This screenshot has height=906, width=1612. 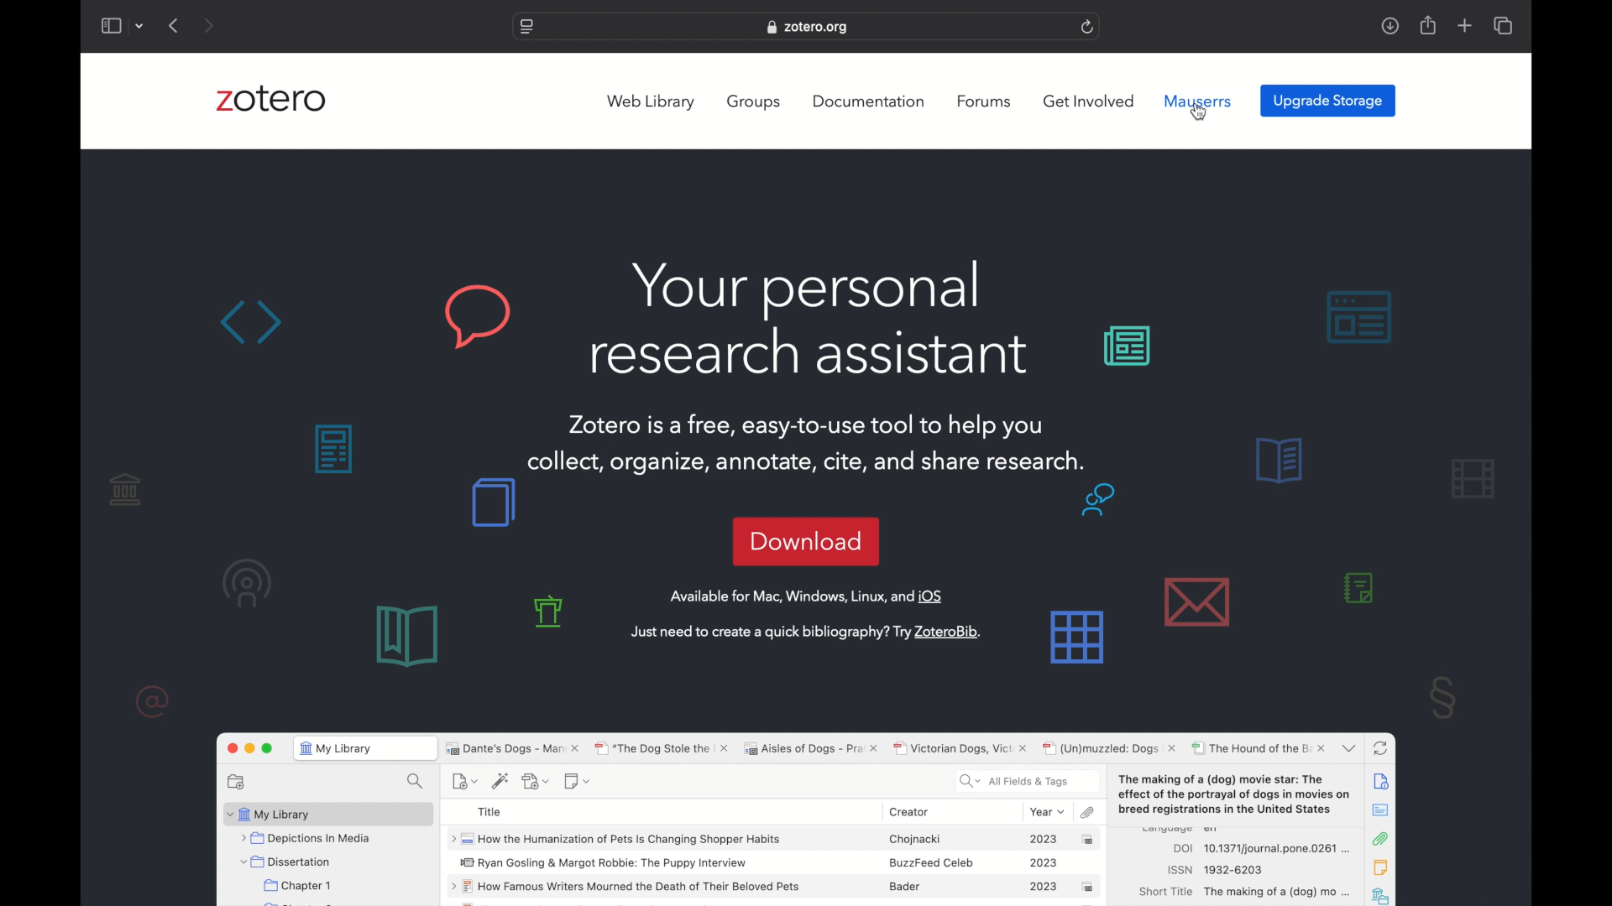 What do you see at coordinates (652, 102) in the screenshot?
I see `web library` at bounding box center [652, 102].